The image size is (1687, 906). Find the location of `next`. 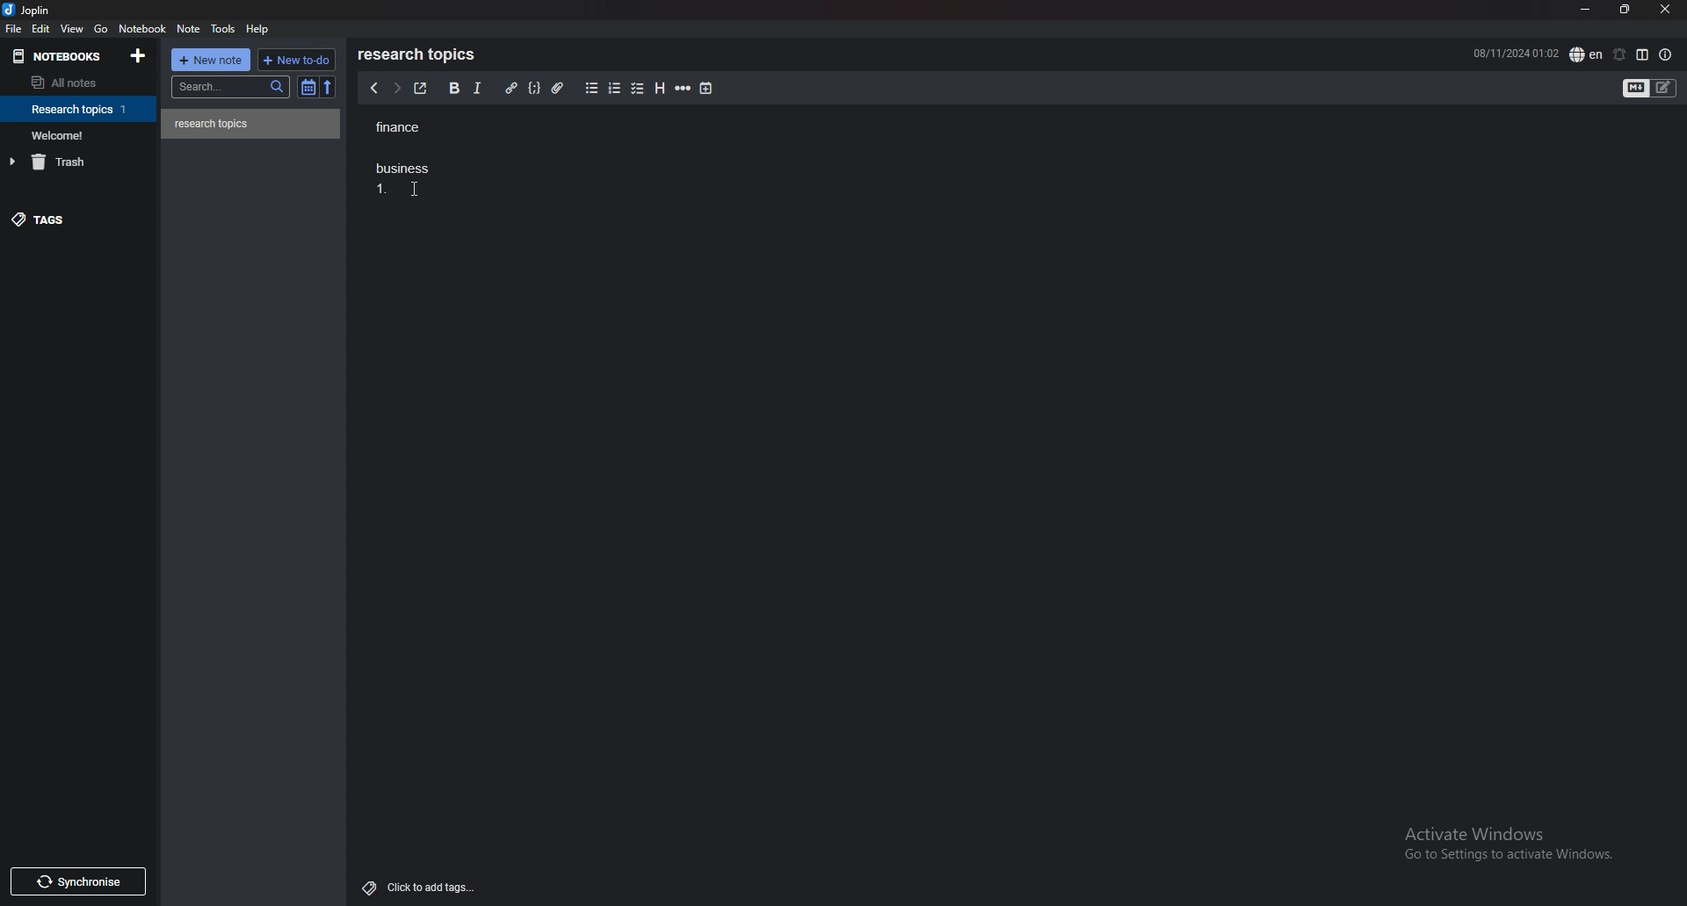

next is located at coordinates (395, 90).